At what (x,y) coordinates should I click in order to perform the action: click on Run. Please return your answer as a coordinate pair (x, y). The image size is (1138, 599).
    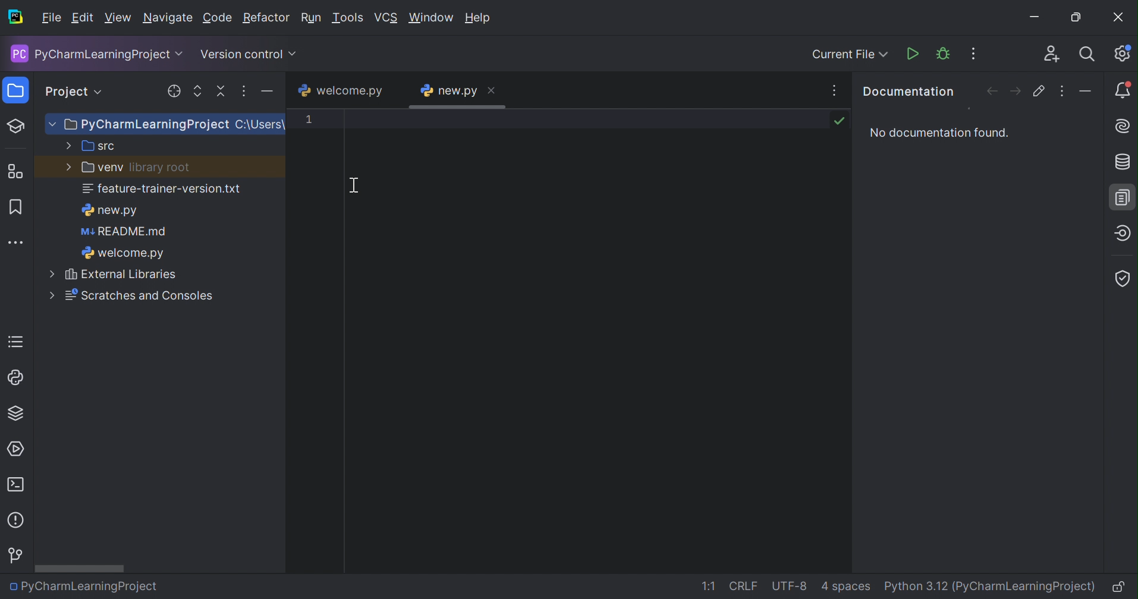
    Looking at the image, I should click on (312, 18).